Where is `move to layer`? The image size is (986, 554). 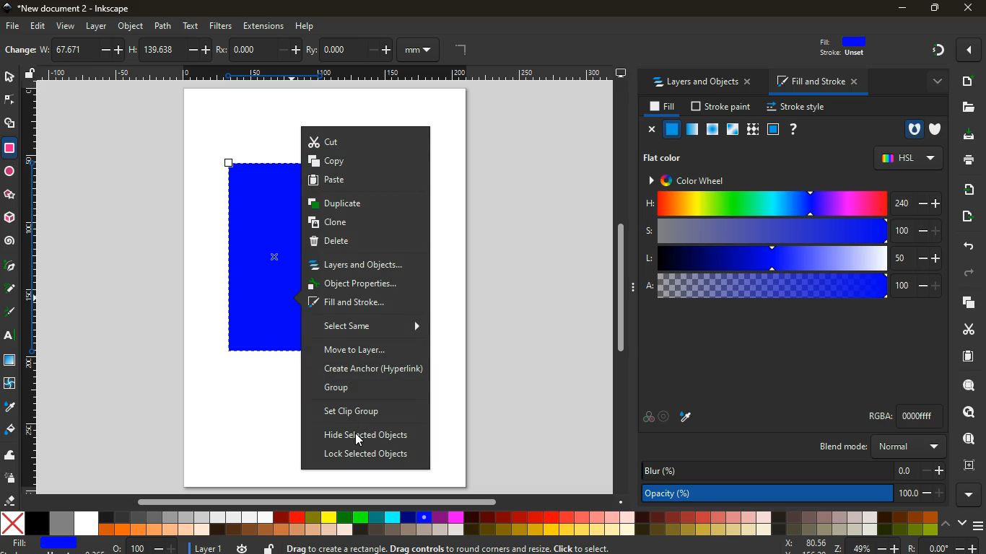 move to layer is located at coordinates (362, 350).